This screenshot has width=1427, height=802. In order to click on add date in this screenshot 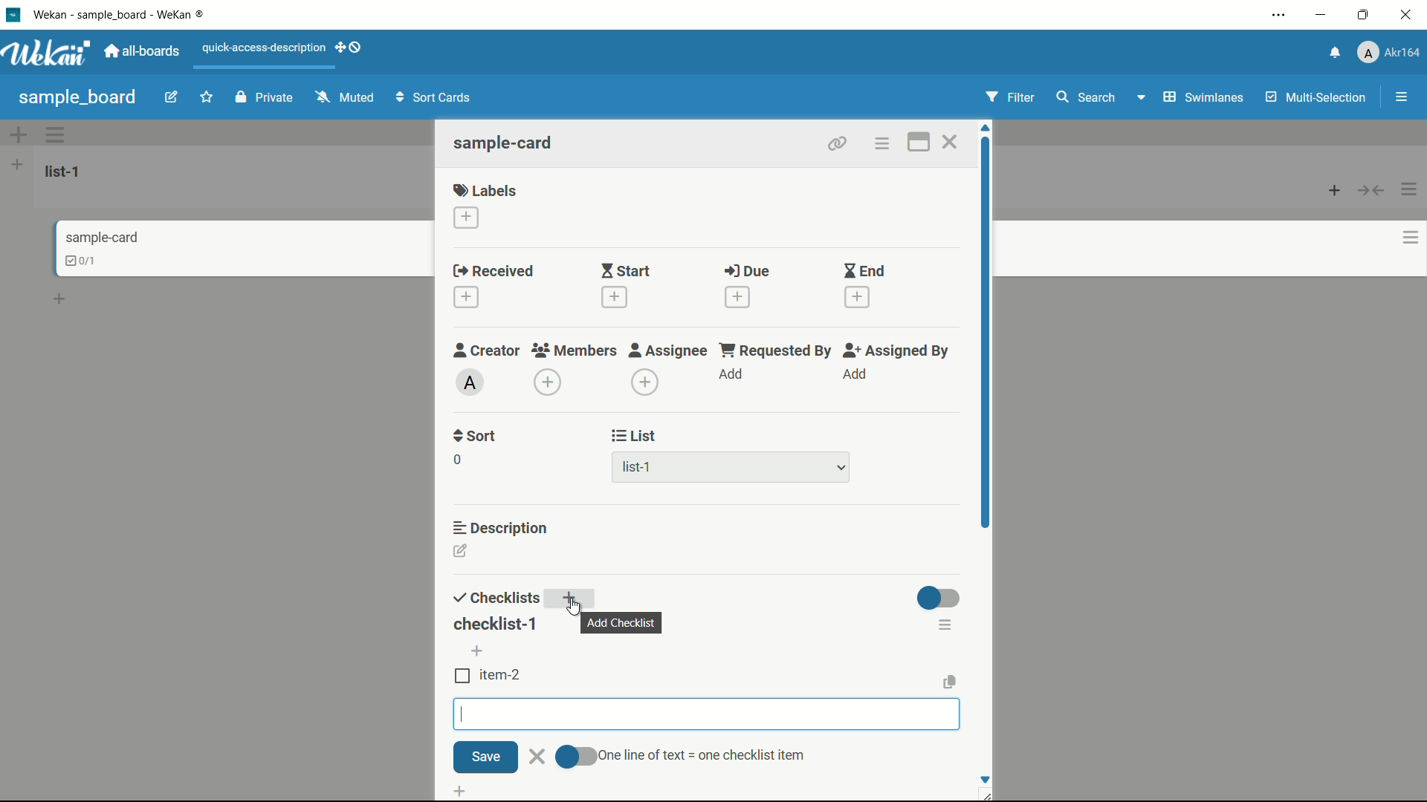, I will do `click(858, 298)`.